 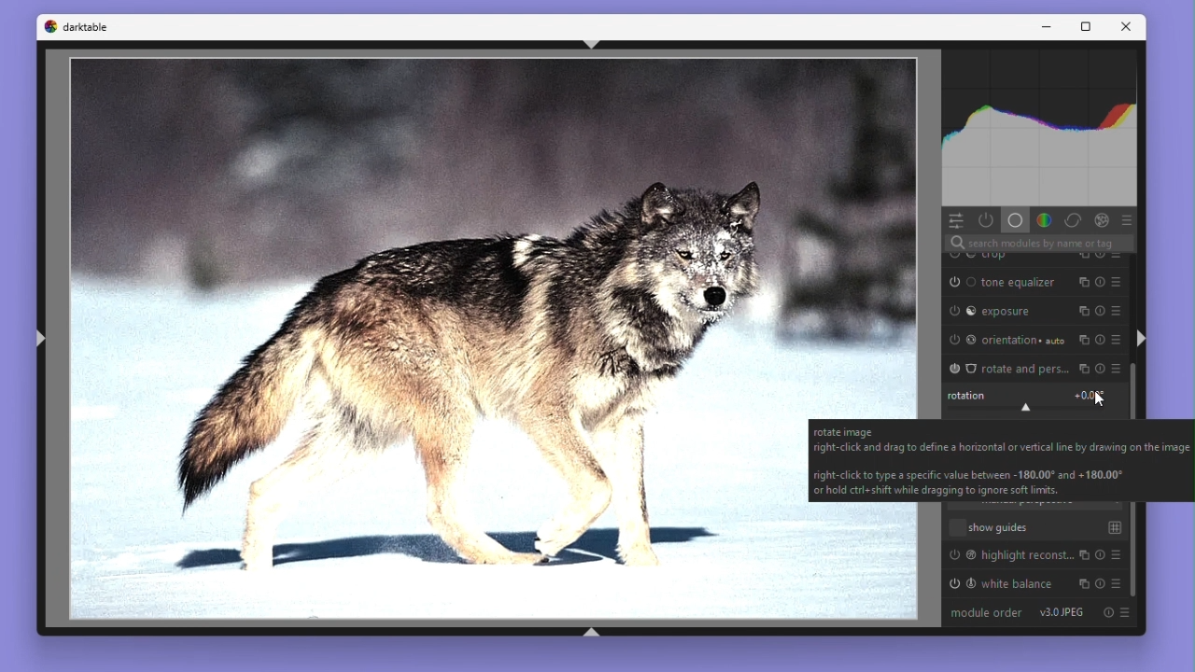 What do you see at coordinates (1044, 219) in the screenshot?
I see `Colour` at bounding box center [1044, 219].